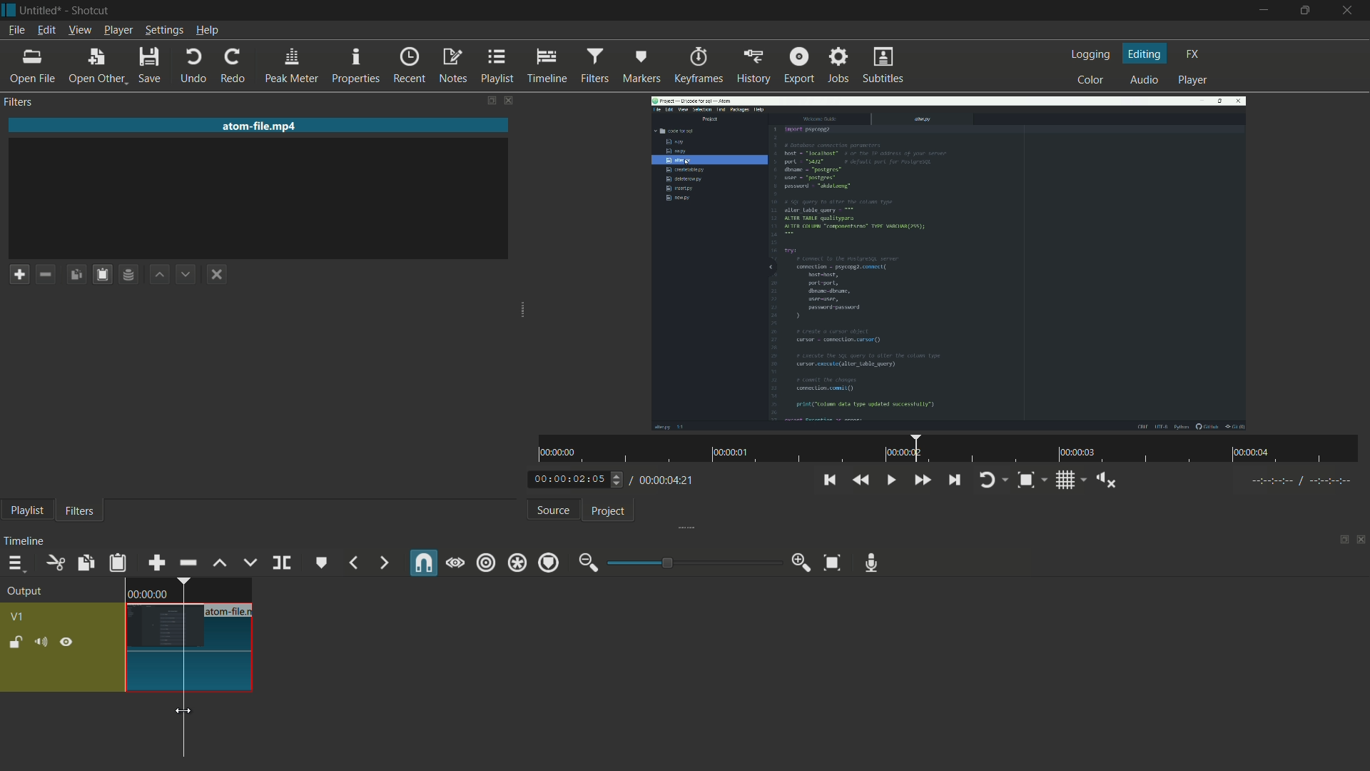  What do you see at coordinates (800, 565) in the screenshot?
I see `zoom in` at bounding box center [800, 565].